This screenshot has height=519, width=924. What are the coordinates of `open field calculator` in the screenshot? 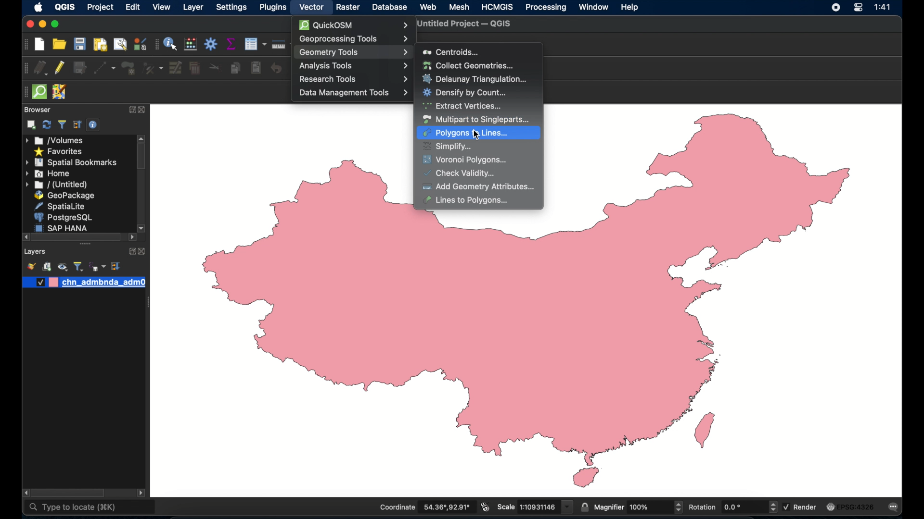 It's located at (191, 44).